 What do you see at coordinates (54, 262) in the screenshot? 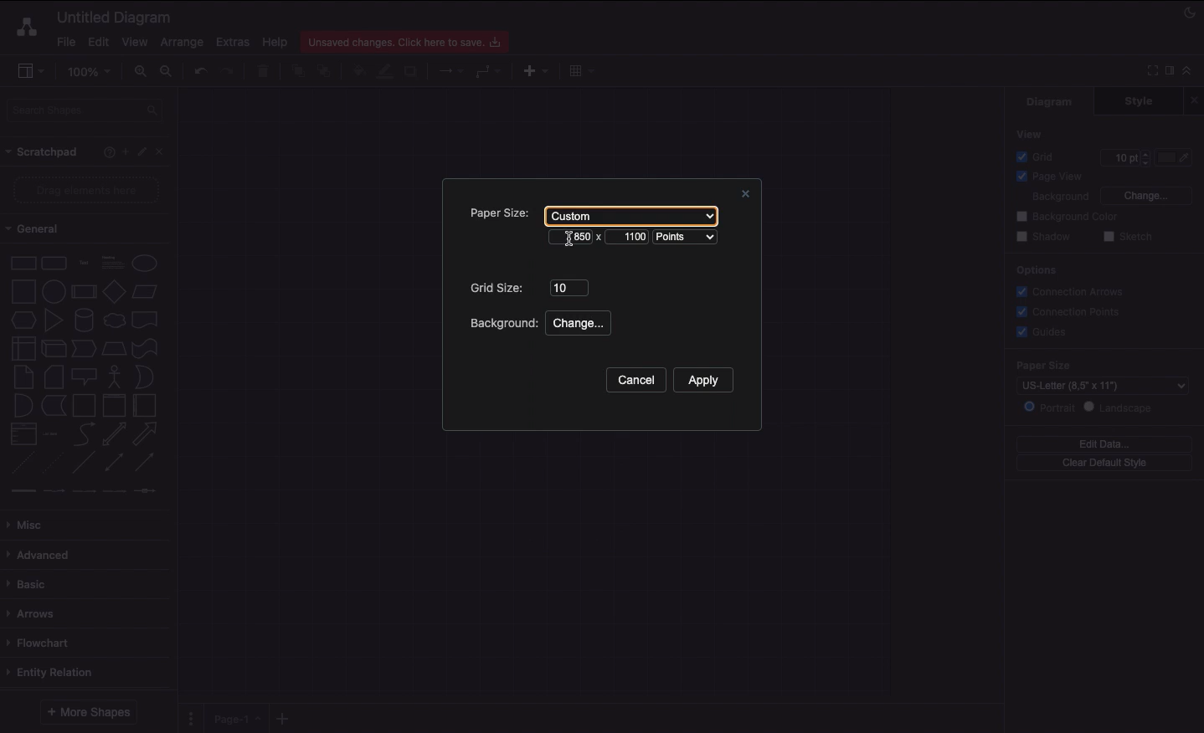
I see `Rounded rectangle` at bounding box center [54, 262].